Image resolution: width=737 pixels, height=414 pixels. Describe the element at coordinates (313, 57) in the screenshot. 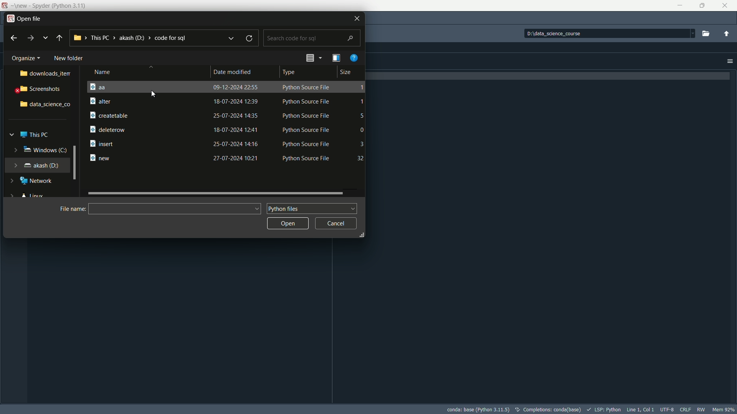

I see `dropdown` at that location.